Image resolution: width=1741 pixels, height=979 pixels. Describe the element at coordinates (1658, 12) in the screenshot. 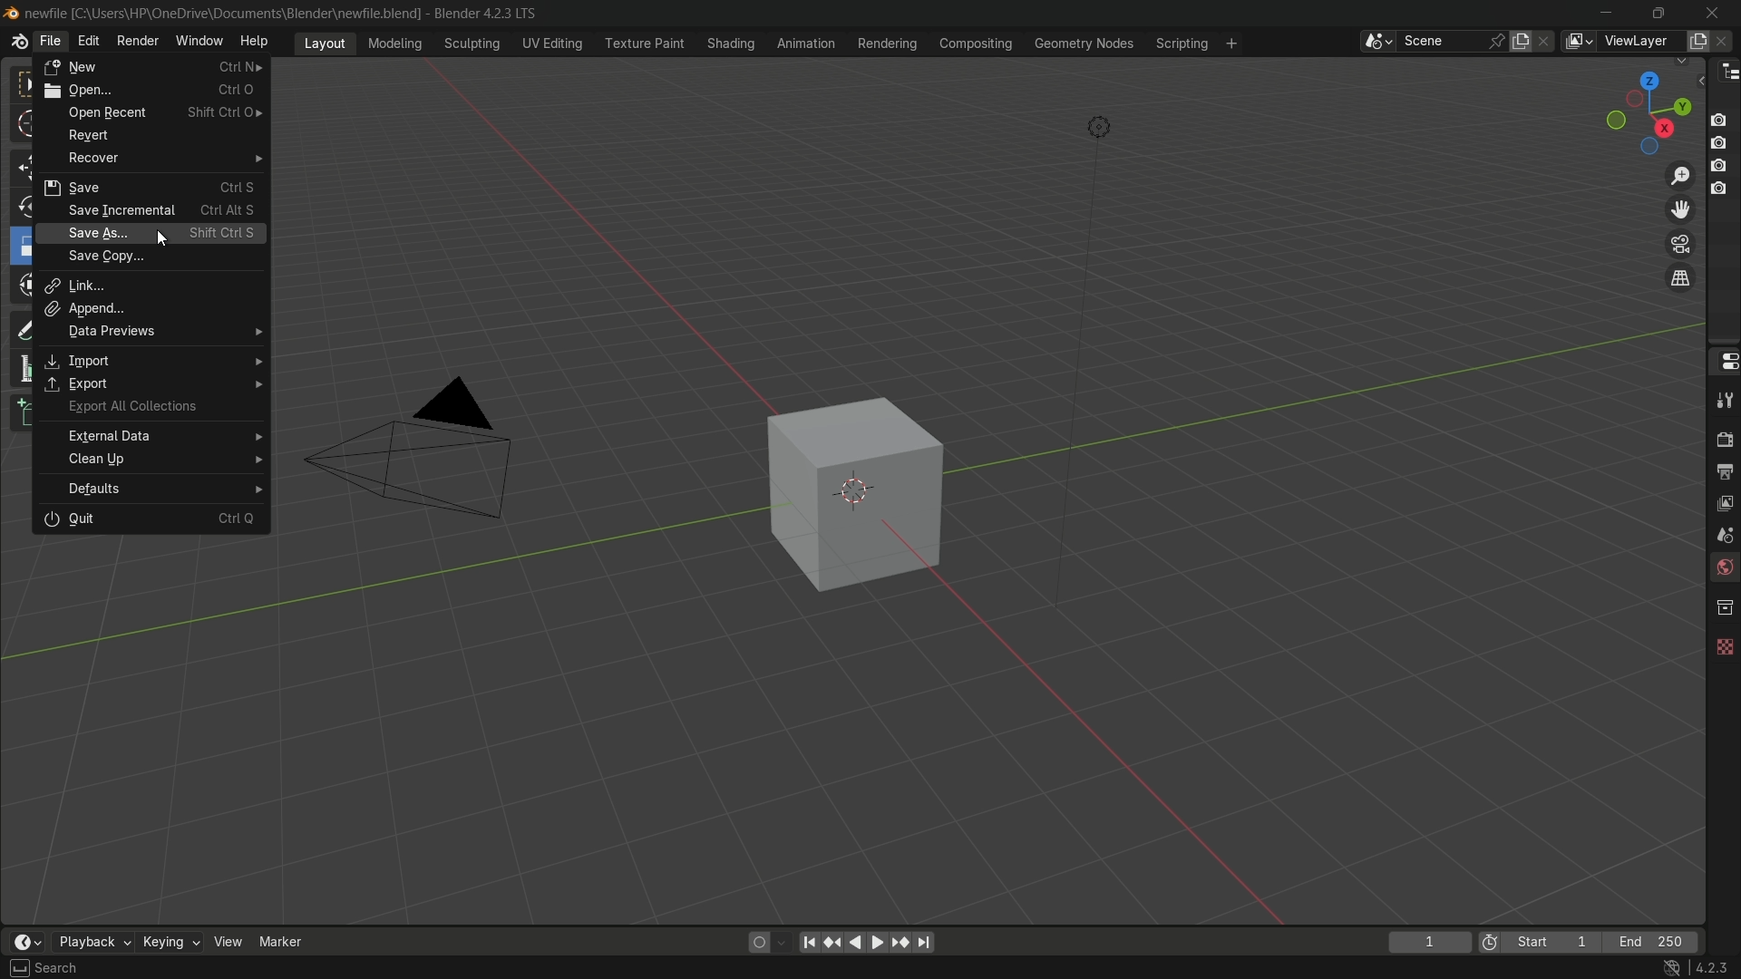

I see `maximize or restore` at that location.